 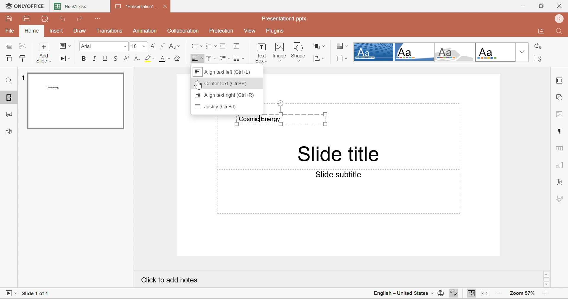 What do you see at coordinates (224, 59) in the screenshot?
I see `Line spacing` at bounding box center [224, 59].